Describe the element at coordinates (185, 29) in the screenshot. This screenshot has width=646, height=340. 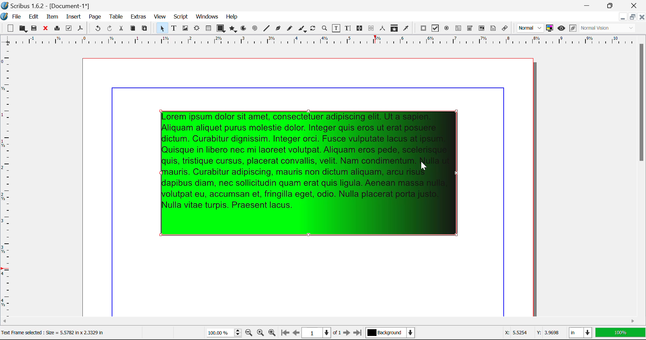
I see `Image Frame` at that location.